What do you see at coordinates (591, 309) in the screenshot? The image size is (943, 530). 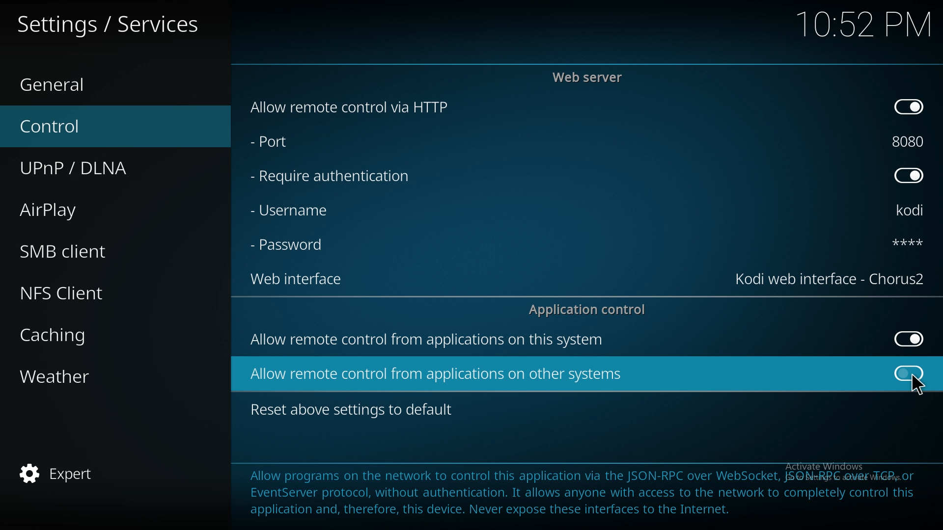 I see `application control` at bounding box center [591, 309].